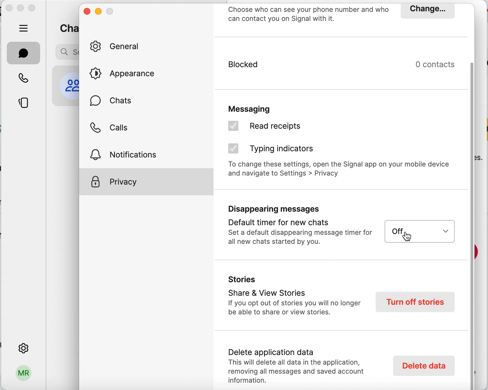  I want to click on change, so click(427, 11).